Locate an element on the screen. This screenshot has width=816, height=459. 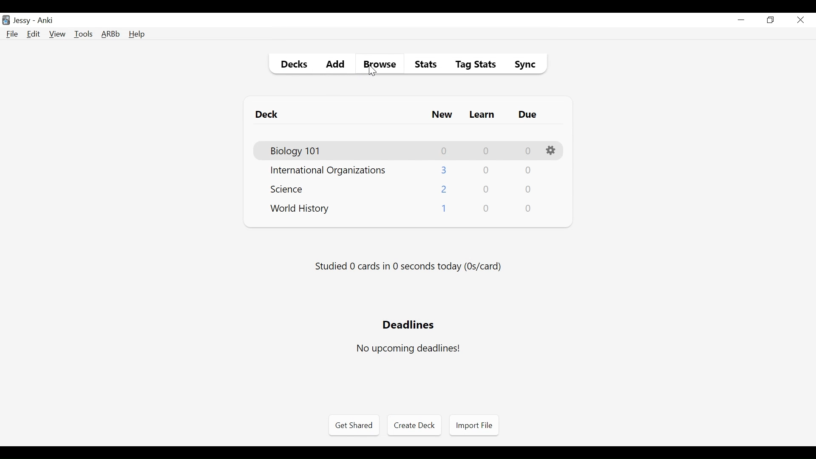
Help is located at coordinates (136, 35).